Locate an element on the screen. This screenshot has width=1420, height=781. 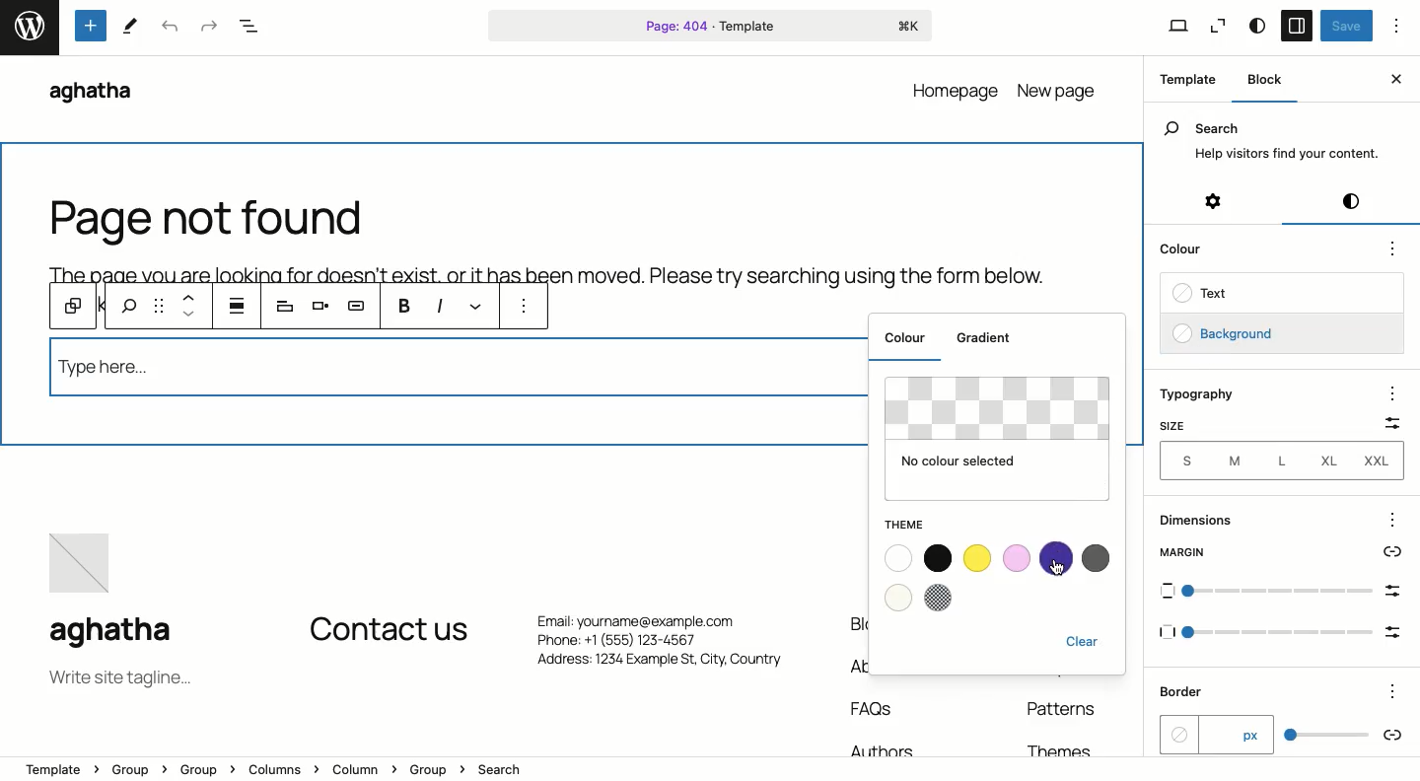
options is located at coordinates (1393, 249).